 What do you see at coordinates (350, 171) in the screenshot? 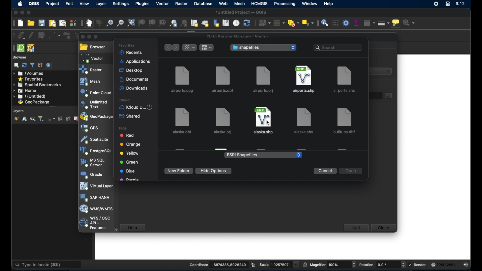
I see `open` at bounding box center [350, 171].